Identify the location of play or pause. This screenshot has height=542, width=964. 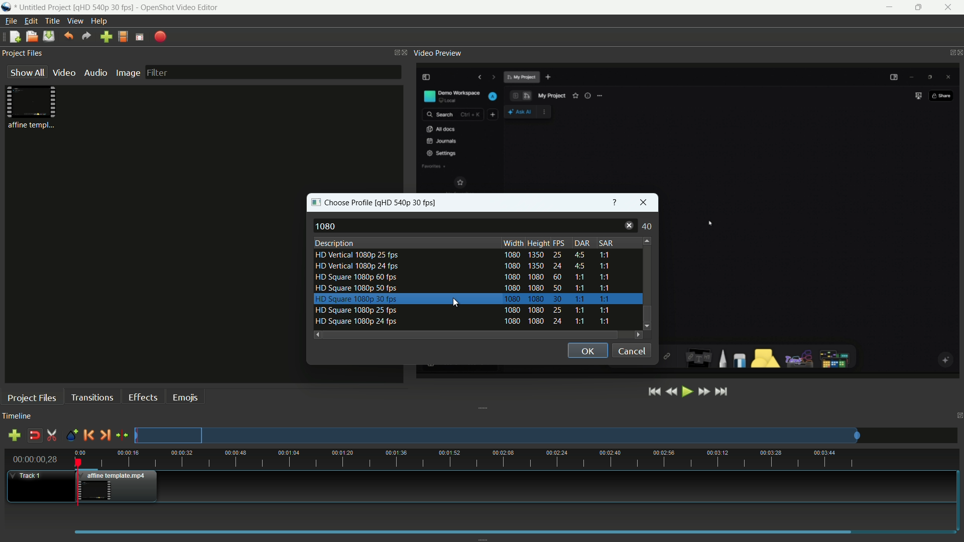
(687, 392).